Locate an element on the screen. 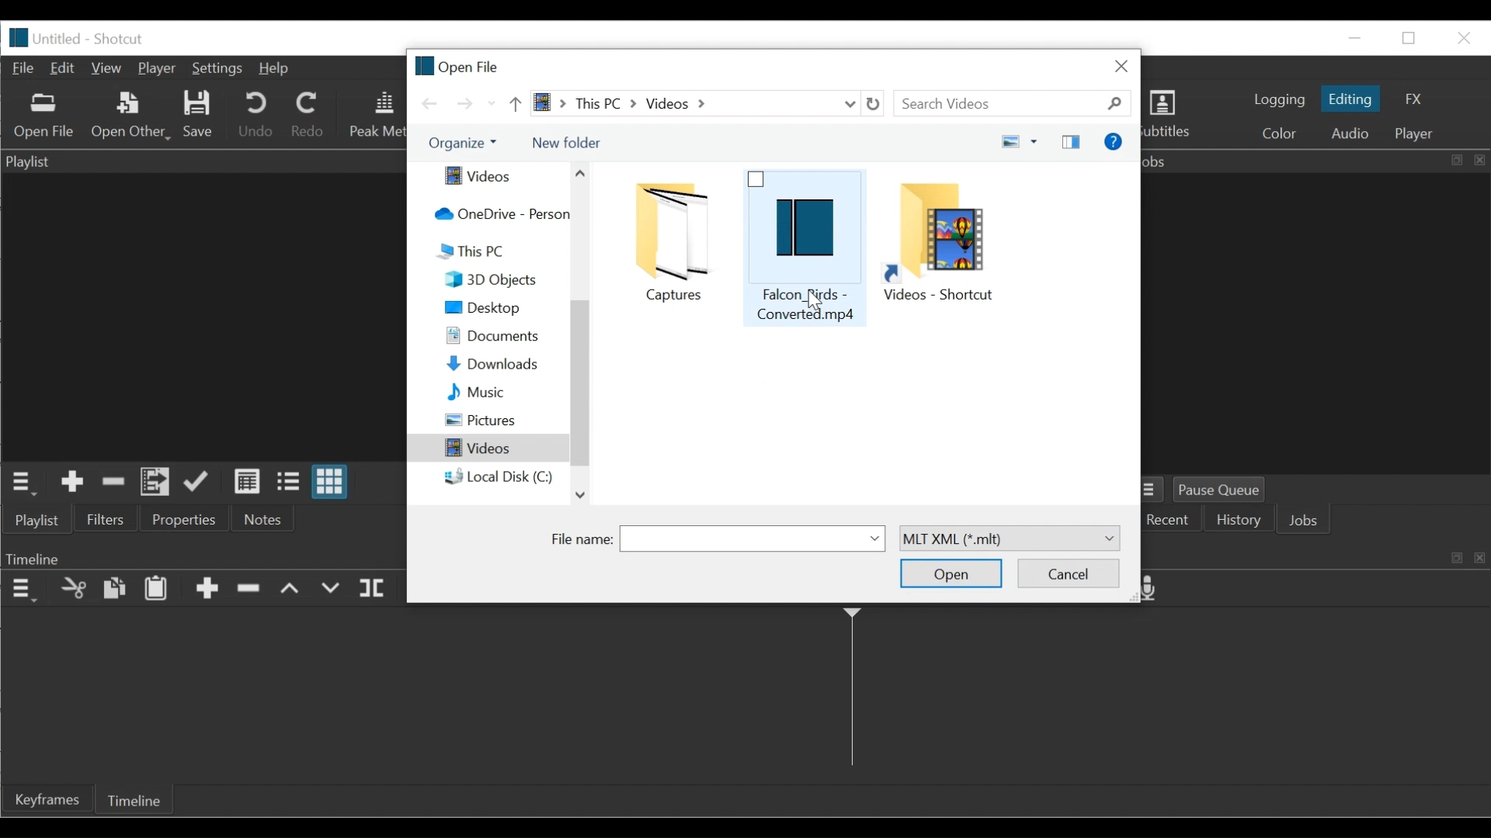 The width and height of the screenshot is (1491, 838). Open file is located at coordinates (458, 64).